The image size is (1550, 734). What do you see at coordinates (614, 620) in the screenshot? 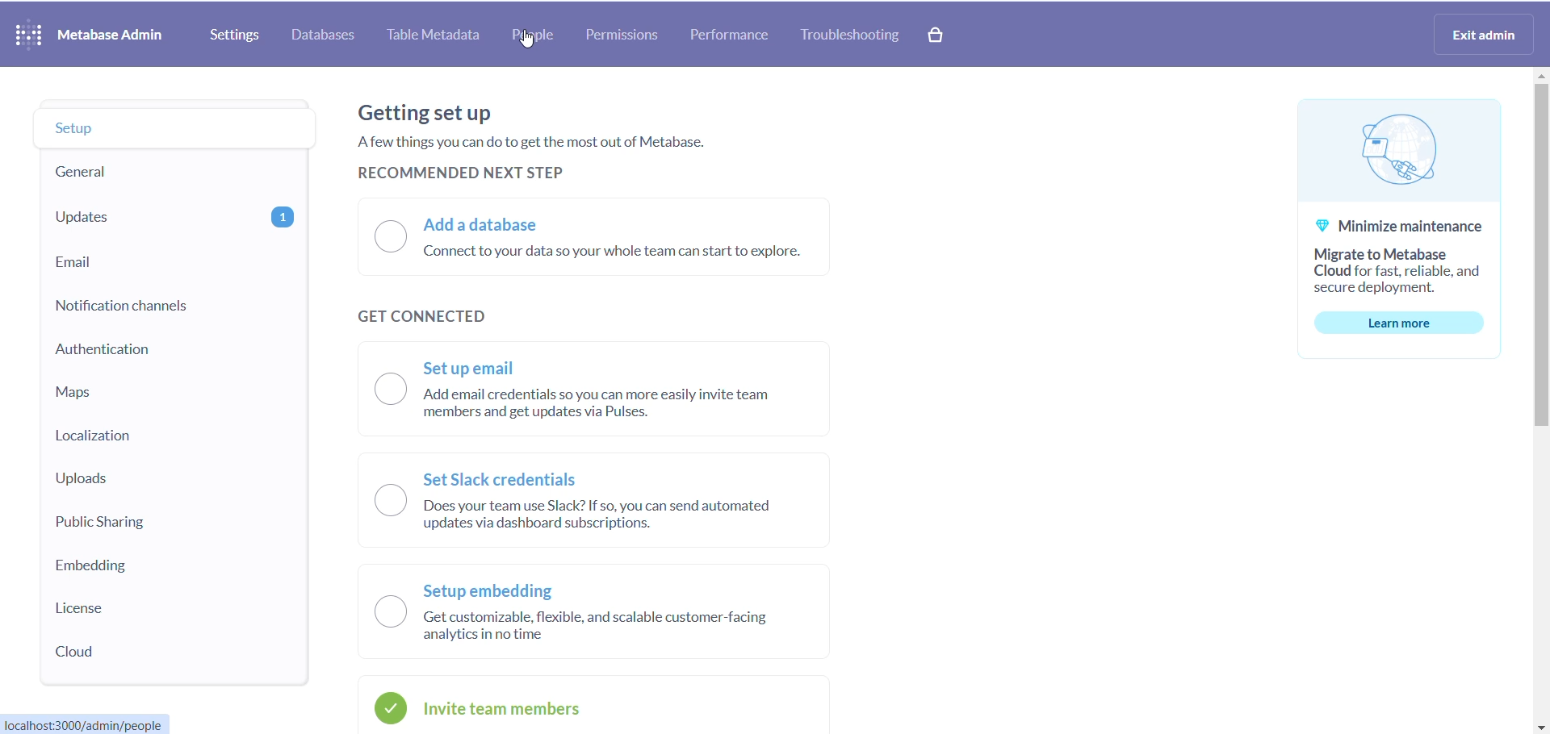
I see `setup embedding radio button` at bounding box center [614, 620].